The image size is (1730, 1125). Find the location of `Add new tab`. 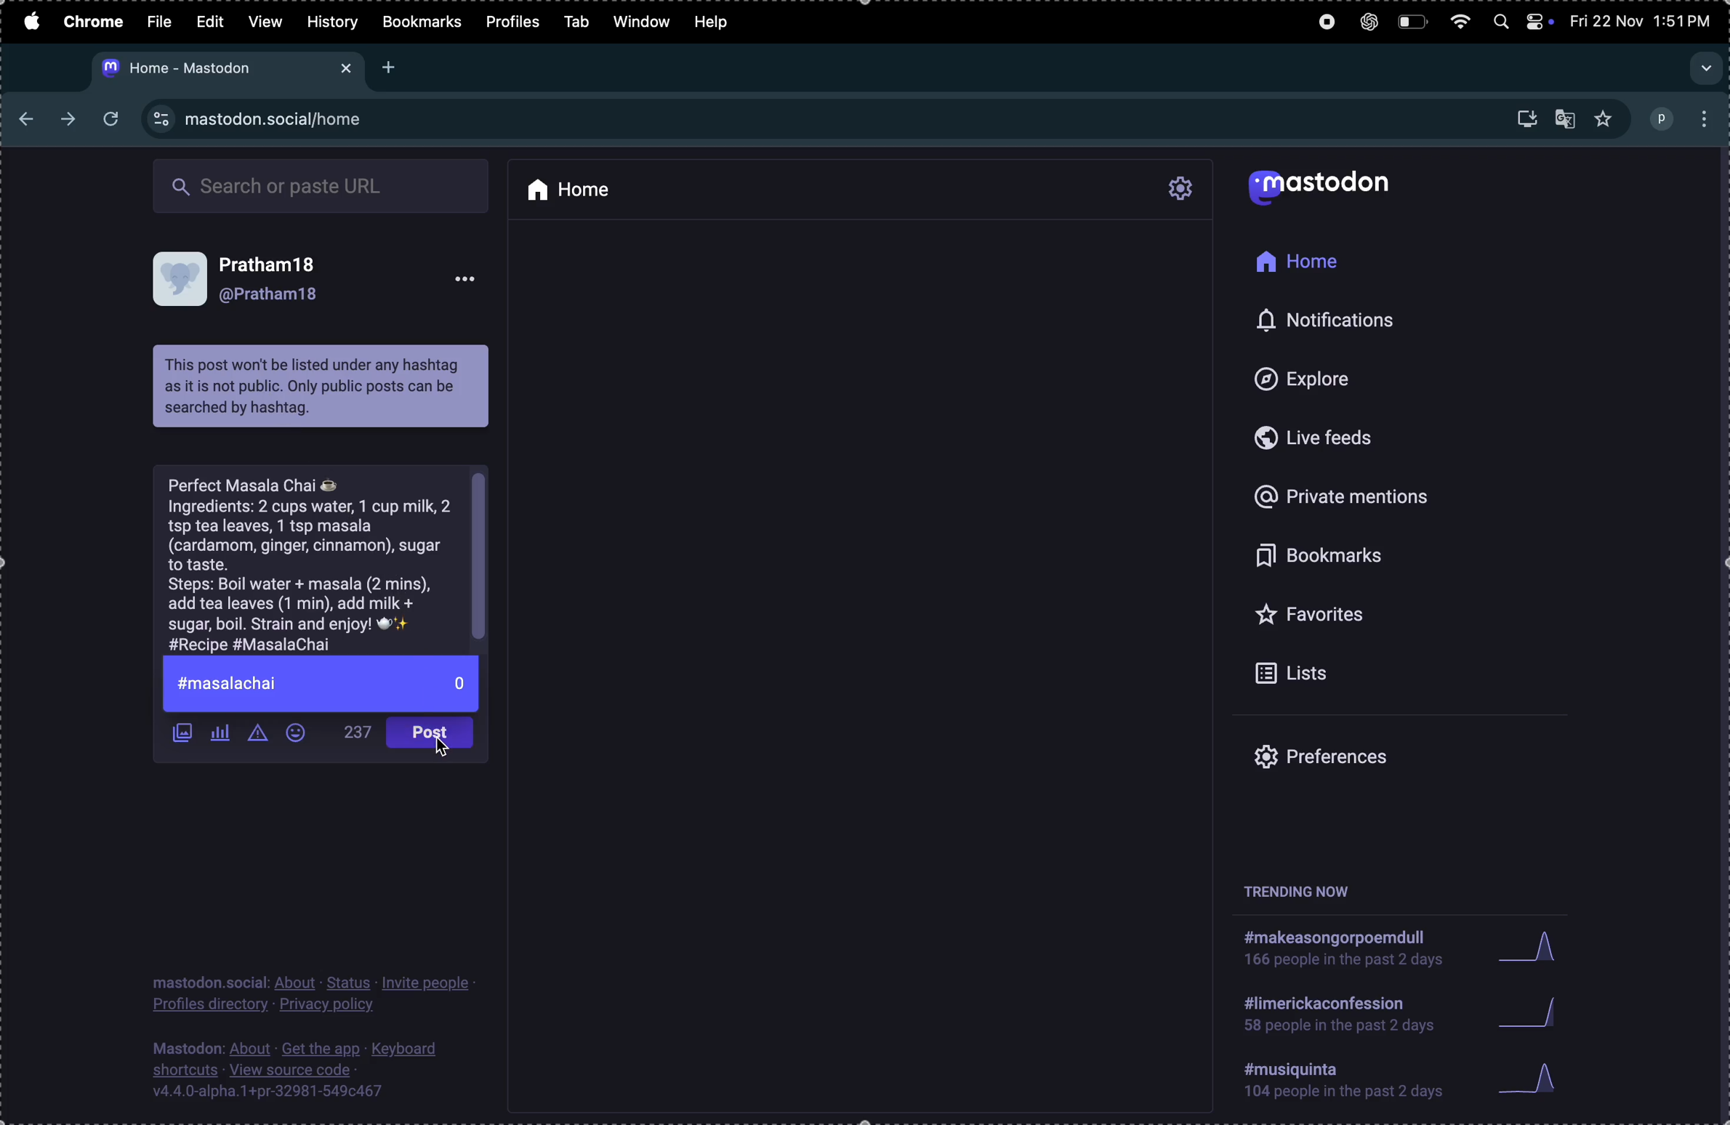

Add new tab is located at coordinates (387, 69).